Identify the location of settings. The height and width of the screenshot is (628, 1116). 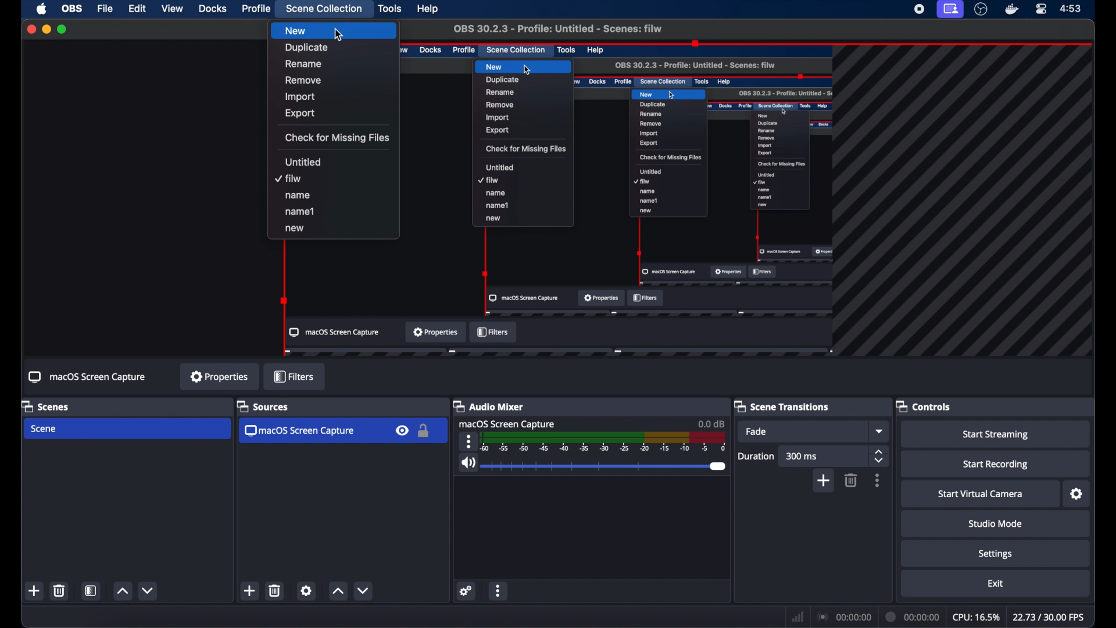
(306, 590).